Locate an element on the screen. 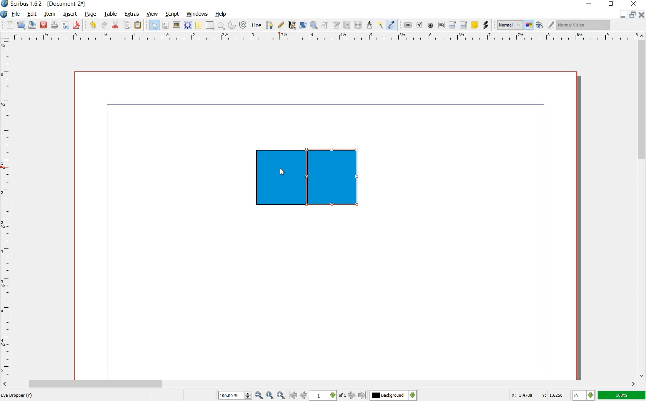  insert is located at coordinates (70, 14).